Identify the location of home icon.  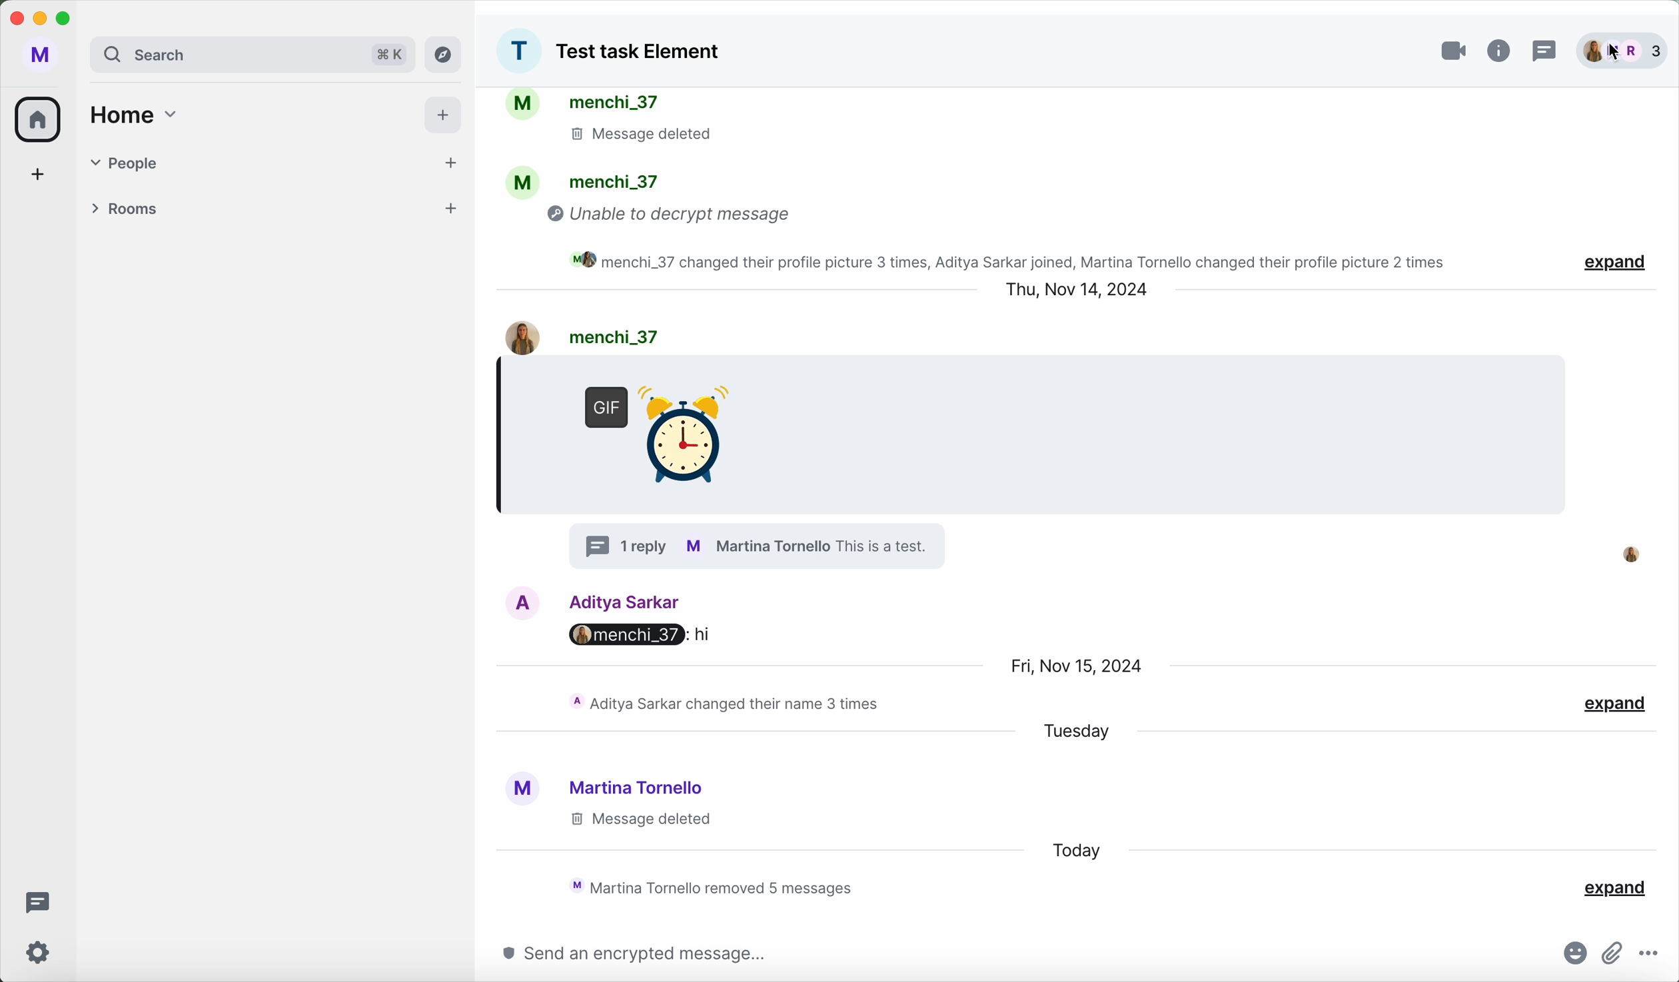
(41, 118).